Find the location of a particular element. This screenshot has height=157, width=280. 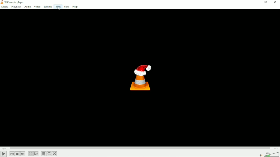

Toggle video in fullscreen is located at coordinates (31, 154).